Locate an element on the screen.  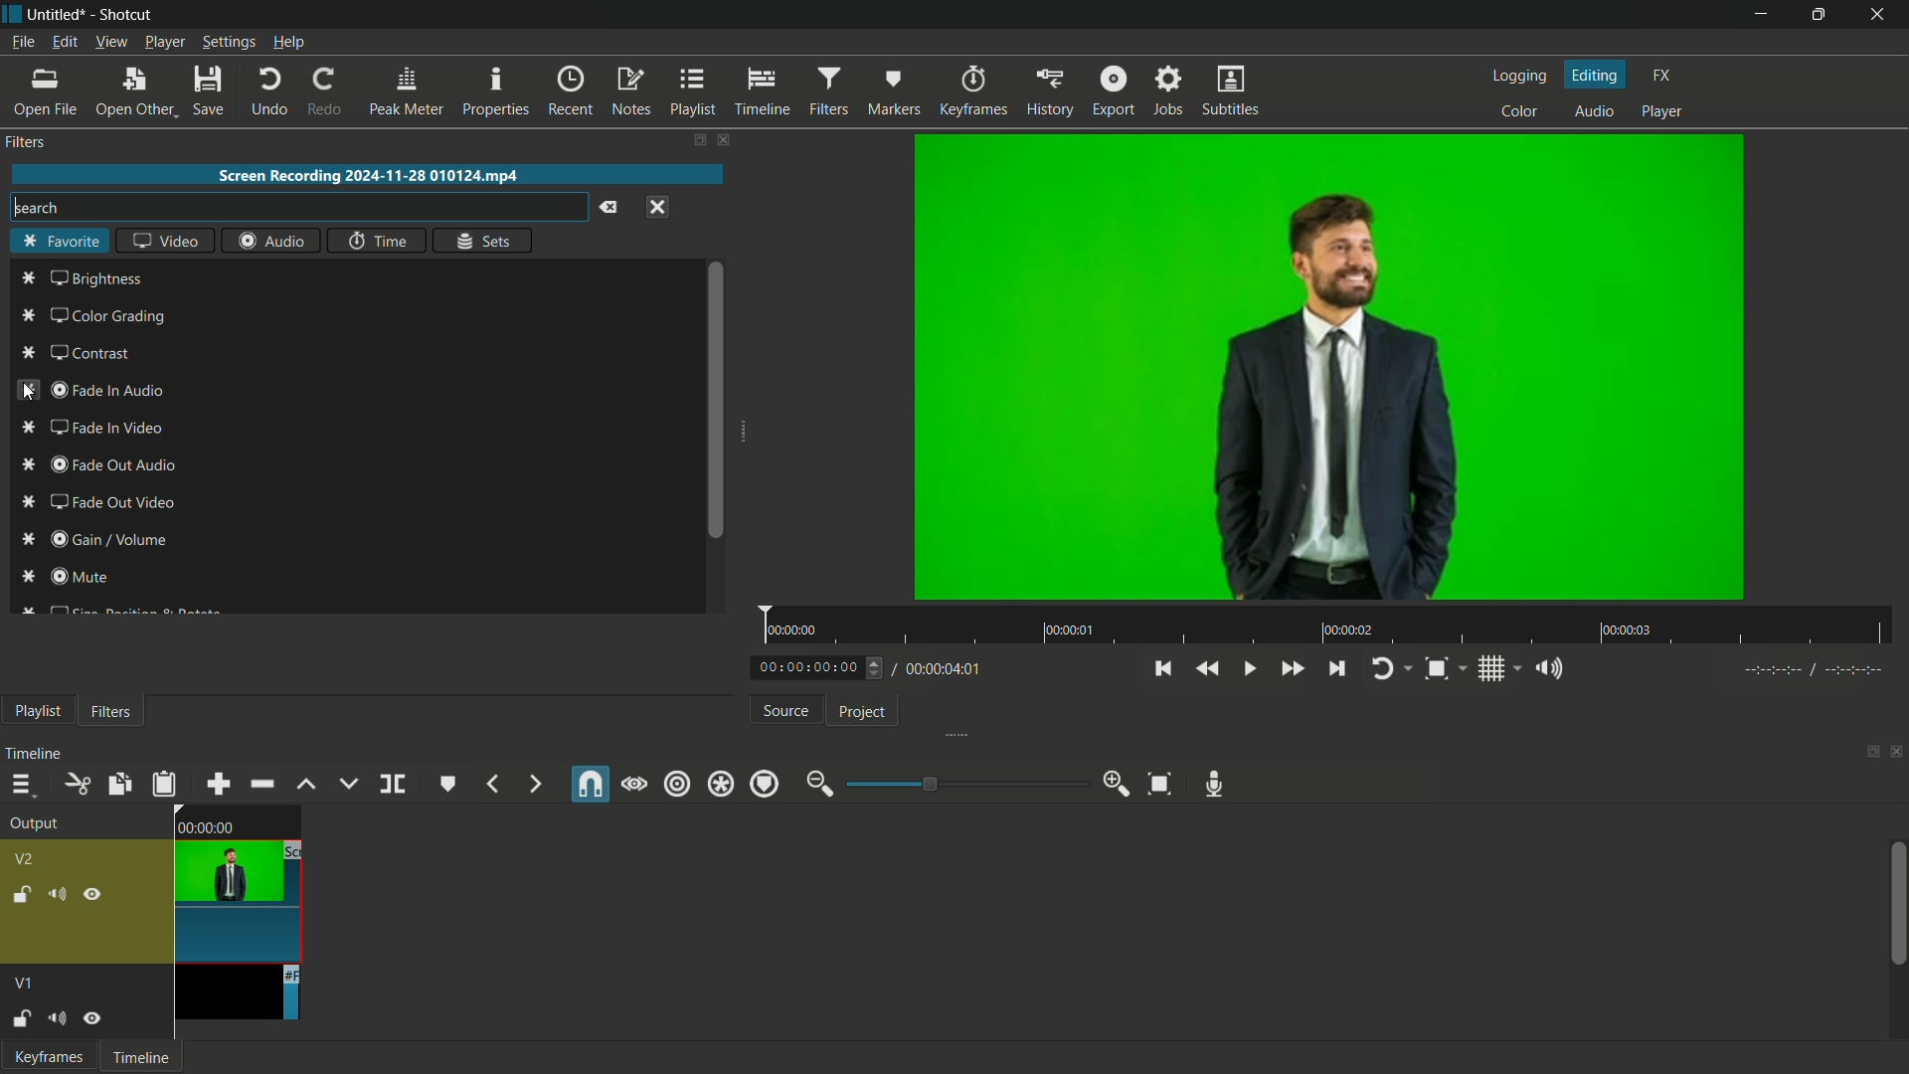
toggle play or pause is located at coordinates (1249, 670).